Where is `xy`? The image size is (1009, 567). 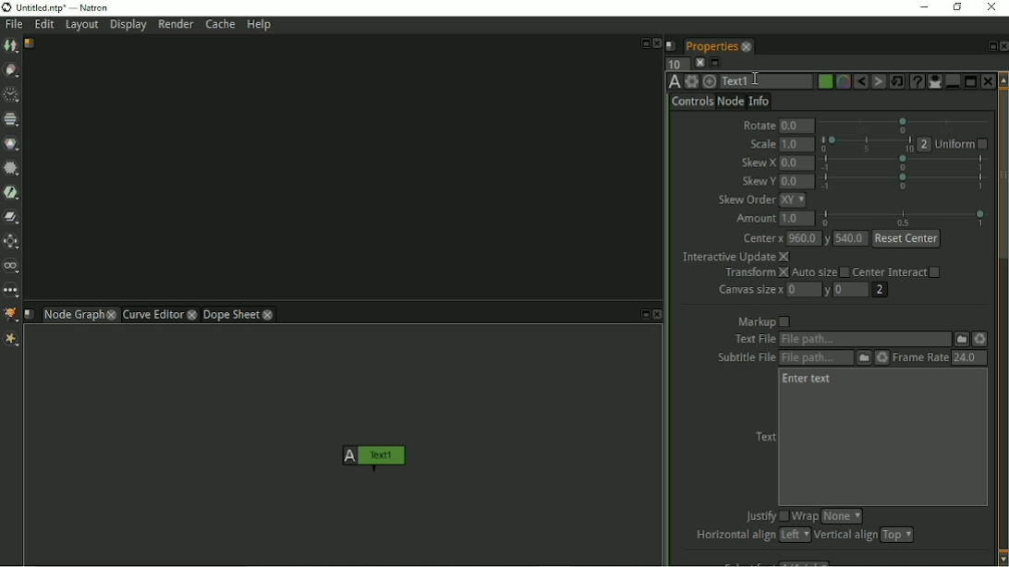
xy is located at coordinates (793, 200).